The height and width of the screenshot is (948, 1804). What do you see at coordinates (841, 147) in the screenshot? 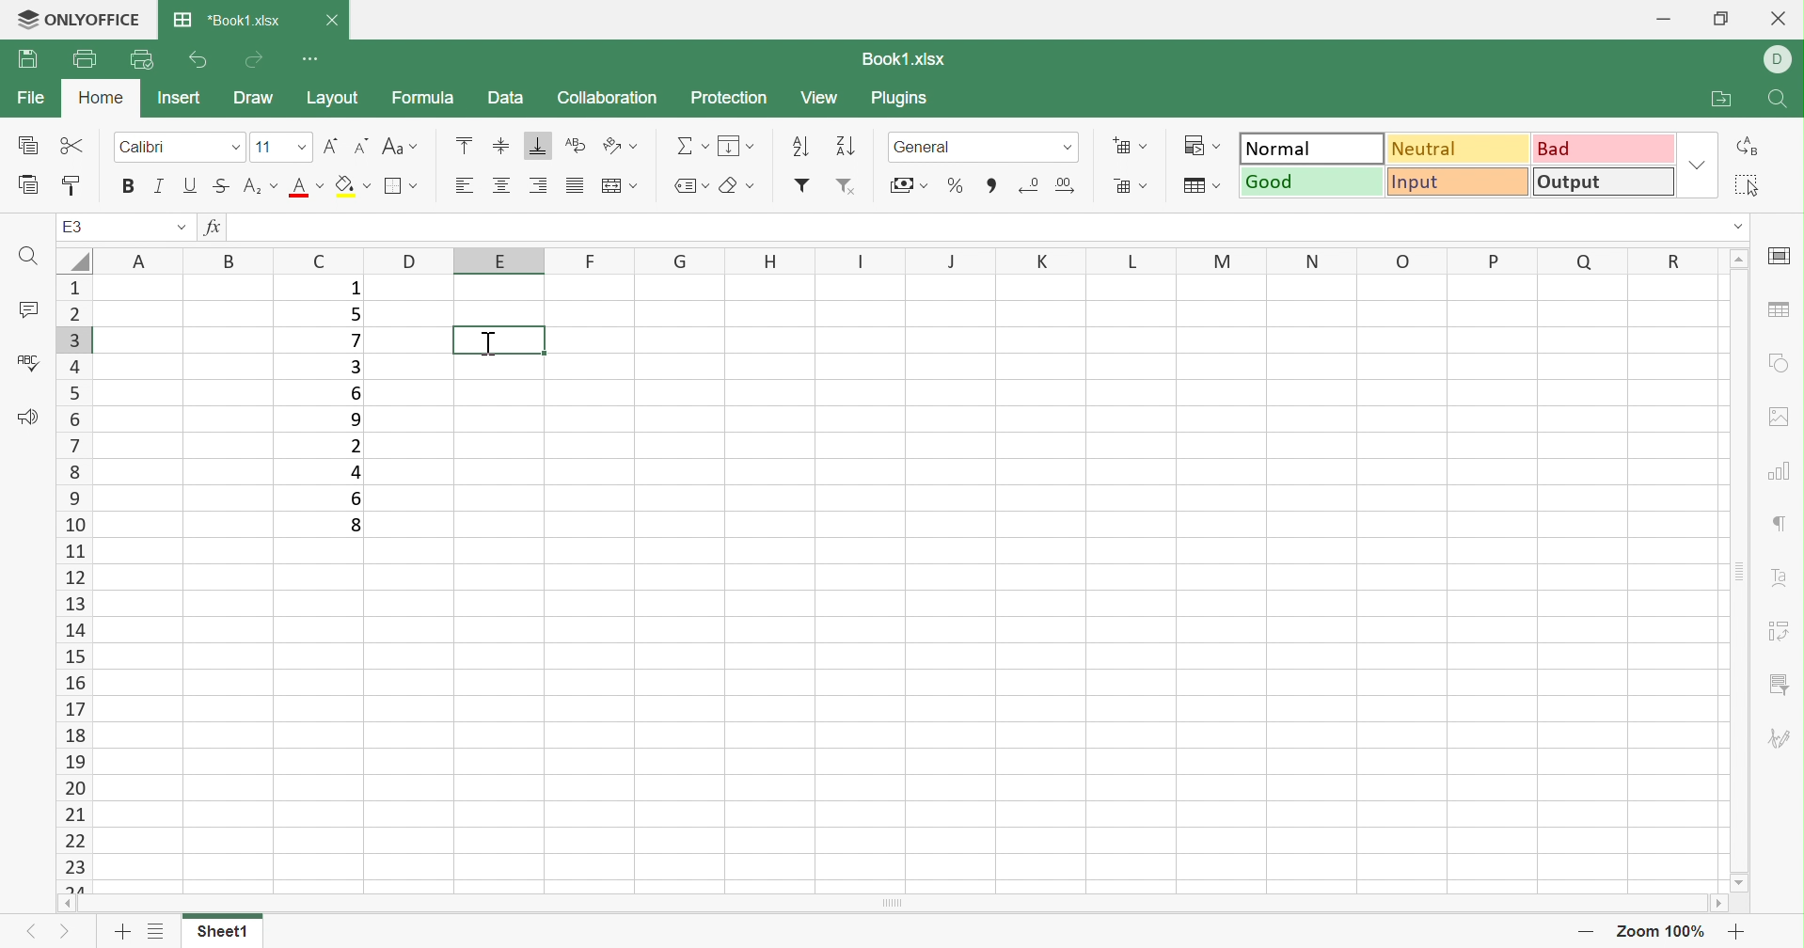
I see `Descending order` at bounding box center [841, 147].